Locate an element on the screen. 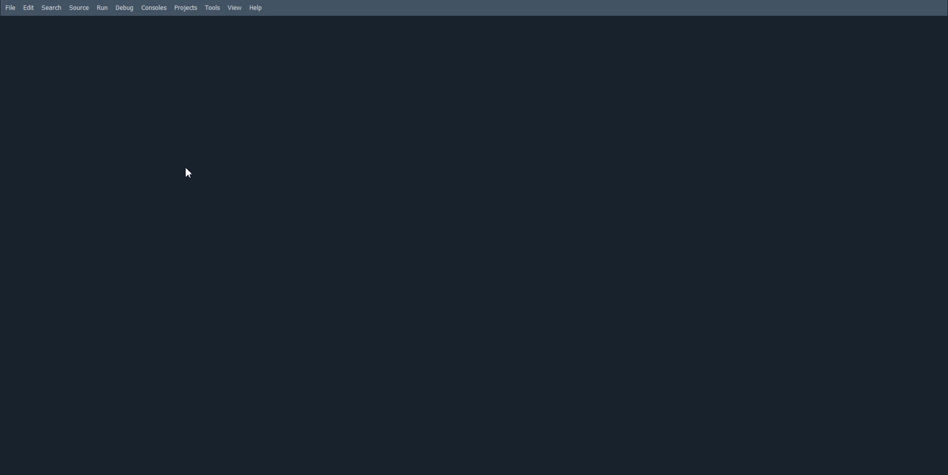 Image resolution: width=948 pixels, height=475 pixels. Edit is located at coordinates (28, 7).